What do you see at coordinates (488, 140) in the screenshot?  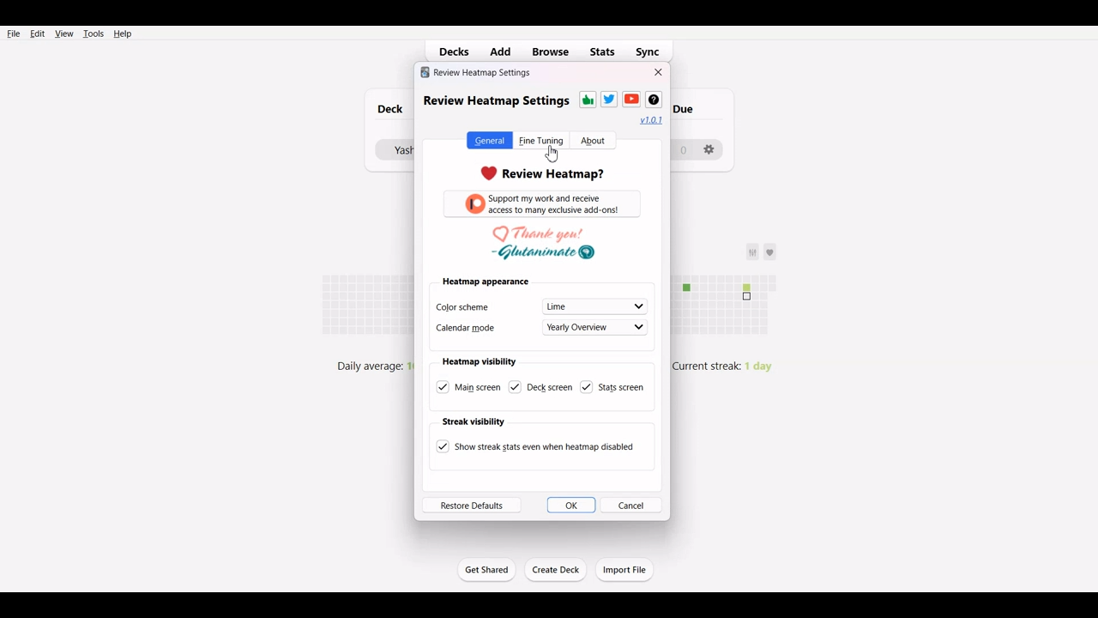 I see `General` at bounding box center [488, 140].